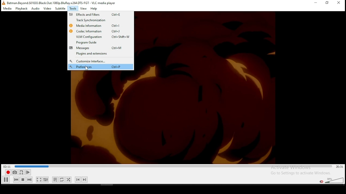 Image resolution: width=346 pixels, height=194 pixels. What do you see at coordinates (91, 54) in the screenshot?
I see `plugins and extensions` at bounding box center [91, 54].